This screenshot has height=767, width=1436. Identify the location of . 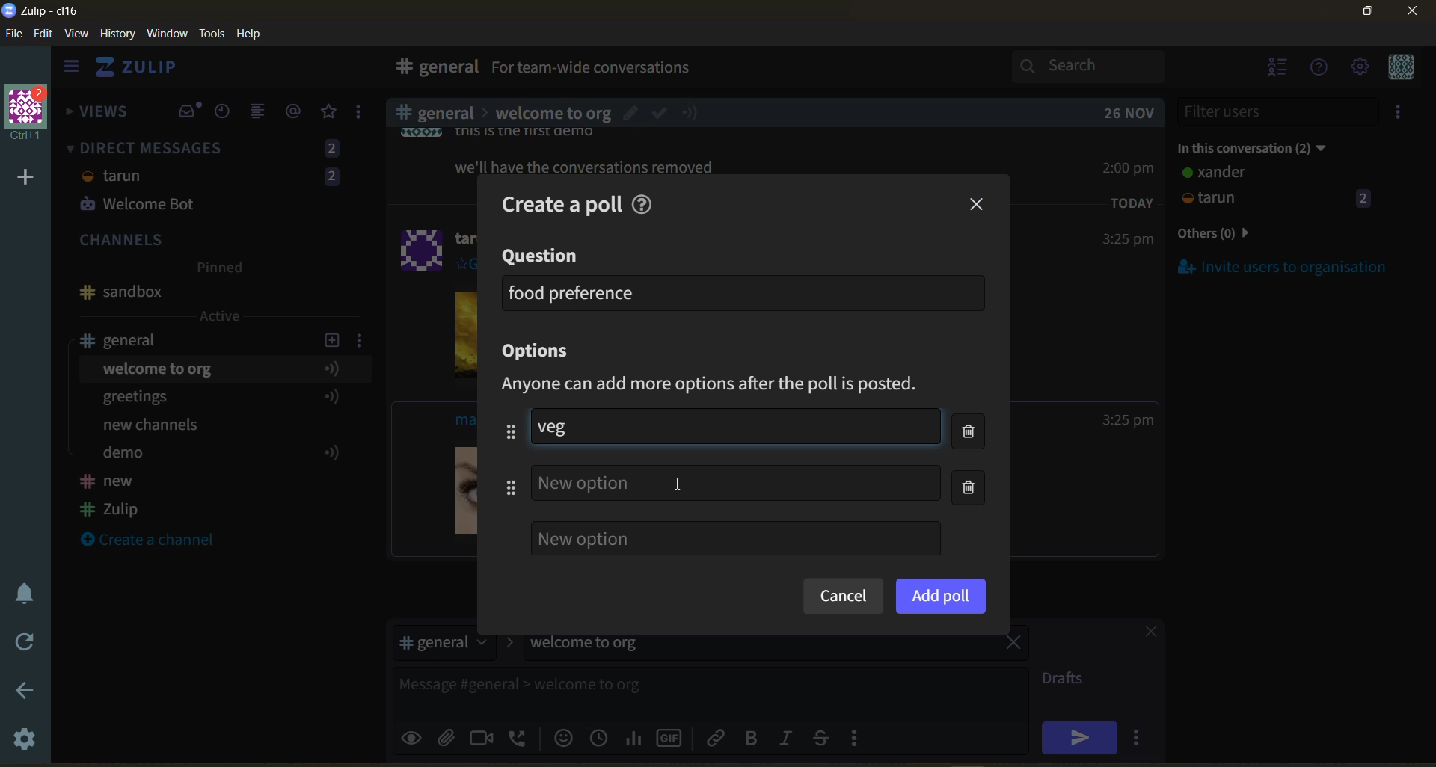
(552, 111).